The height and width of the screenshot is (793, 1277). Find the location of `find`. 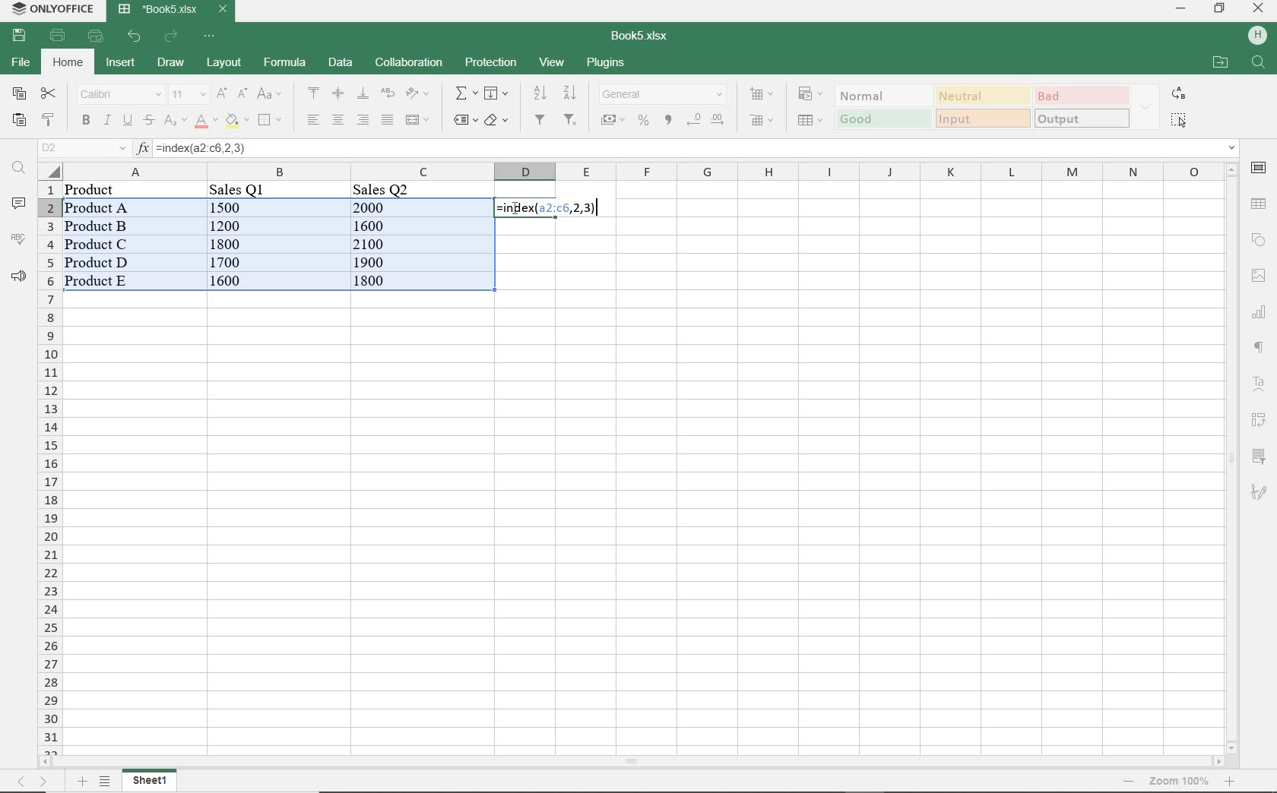

find is located at coordinates (19, 169).